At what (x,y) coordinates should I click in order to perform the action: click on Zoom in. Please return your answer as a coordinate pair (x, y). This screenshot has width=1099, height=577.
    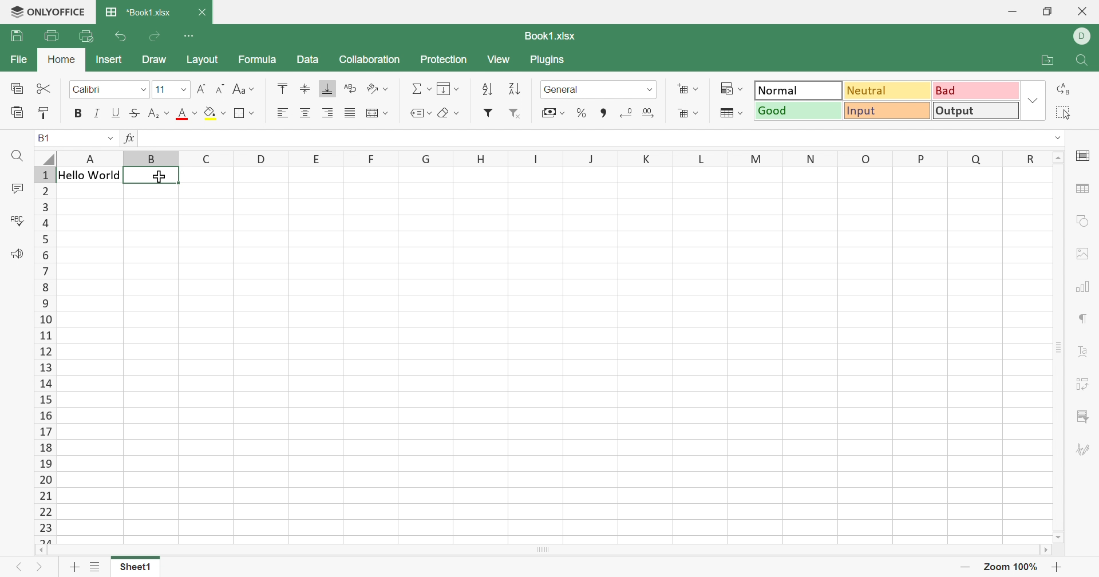
    Looking at the image, I should click on (1057, 568).